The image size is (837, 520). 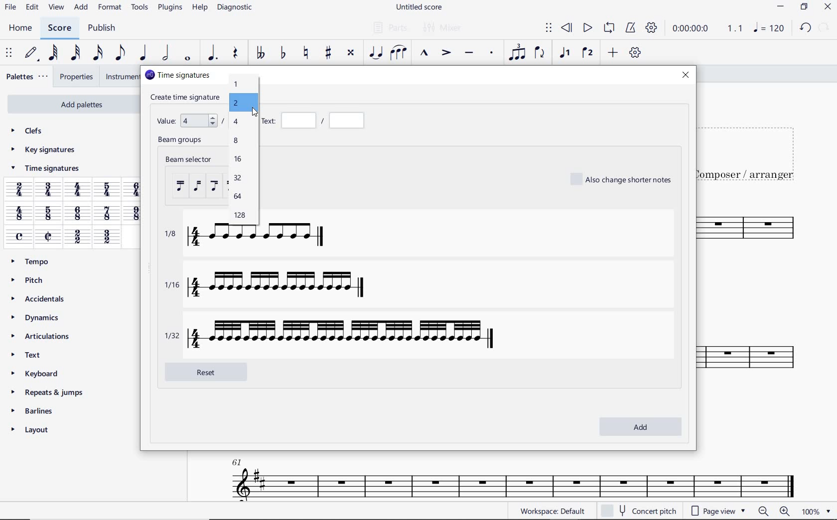 I want to click on 64TH NOTE, so click(x=53, y=53).